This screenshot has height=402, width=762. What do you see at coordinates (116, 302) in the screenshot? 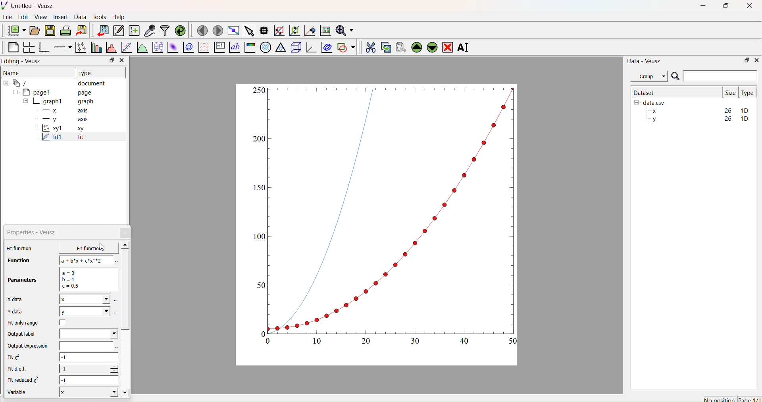
I see `Select using dataset browser` at bounding box center [116, 302].